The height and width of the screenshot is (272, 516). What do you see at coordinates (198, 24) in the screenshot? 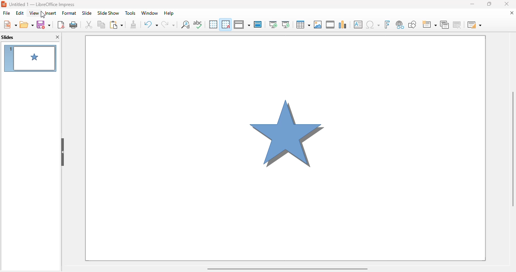
I see `spelling` at bounding box center [198, 24].